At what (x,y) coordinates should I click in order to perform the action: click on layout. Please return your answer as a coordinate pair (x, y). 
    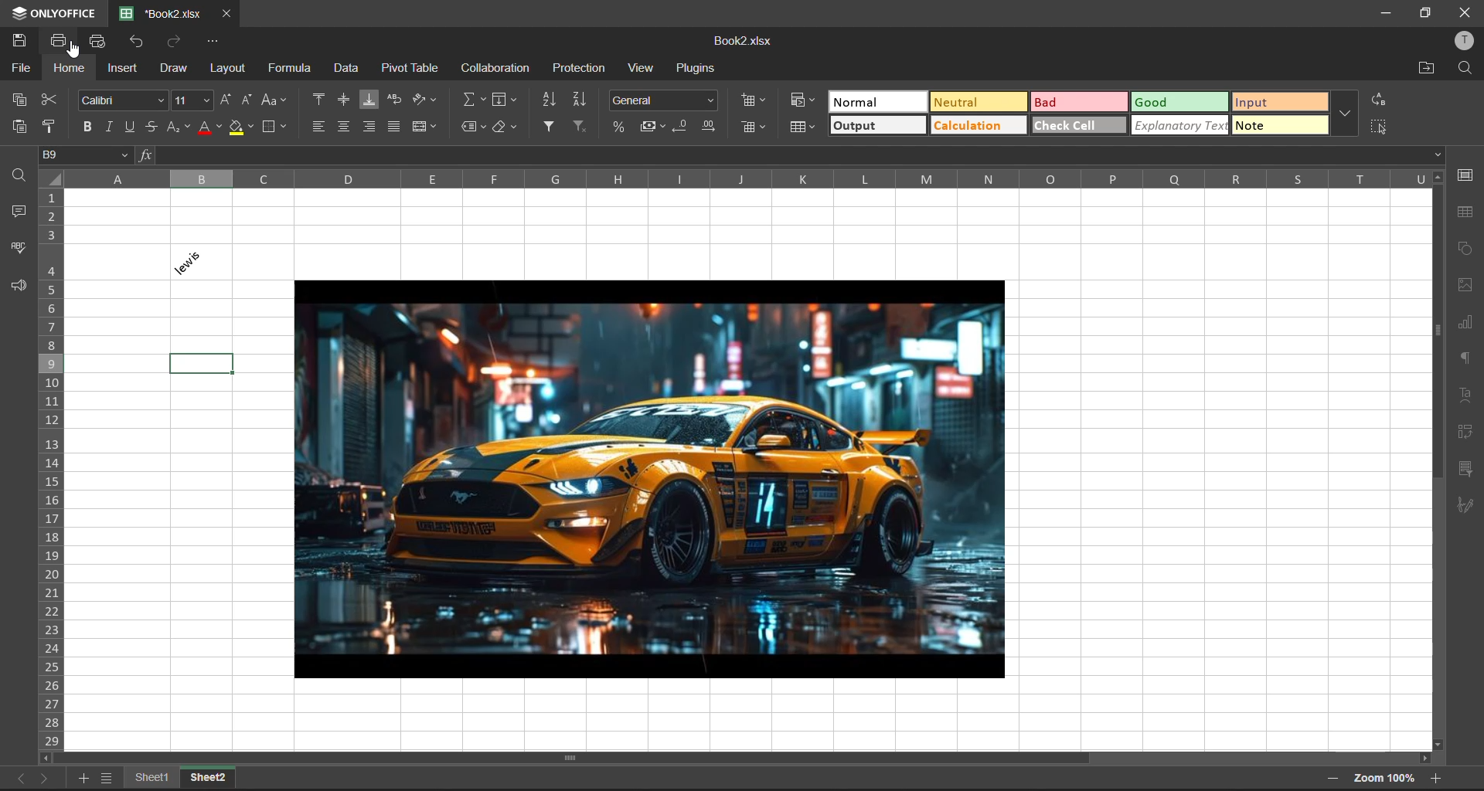
    Looking at the image, I should click on (230, 69).